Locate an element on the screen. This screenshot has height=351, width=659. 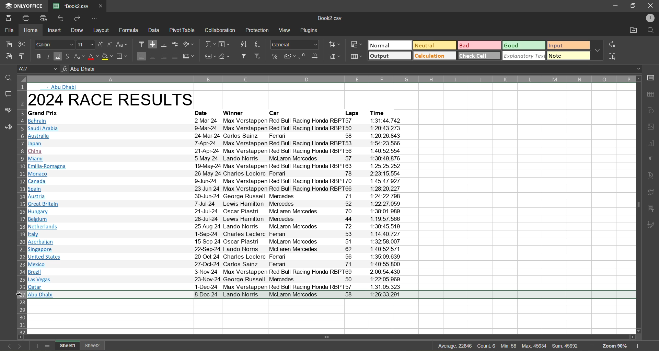
images is located at coordinates (651, 127).